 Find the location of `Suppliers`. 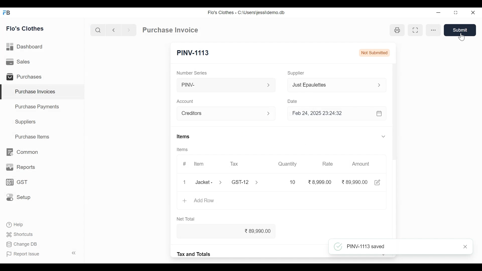

Suppliers is located at coordinates (26, 122).